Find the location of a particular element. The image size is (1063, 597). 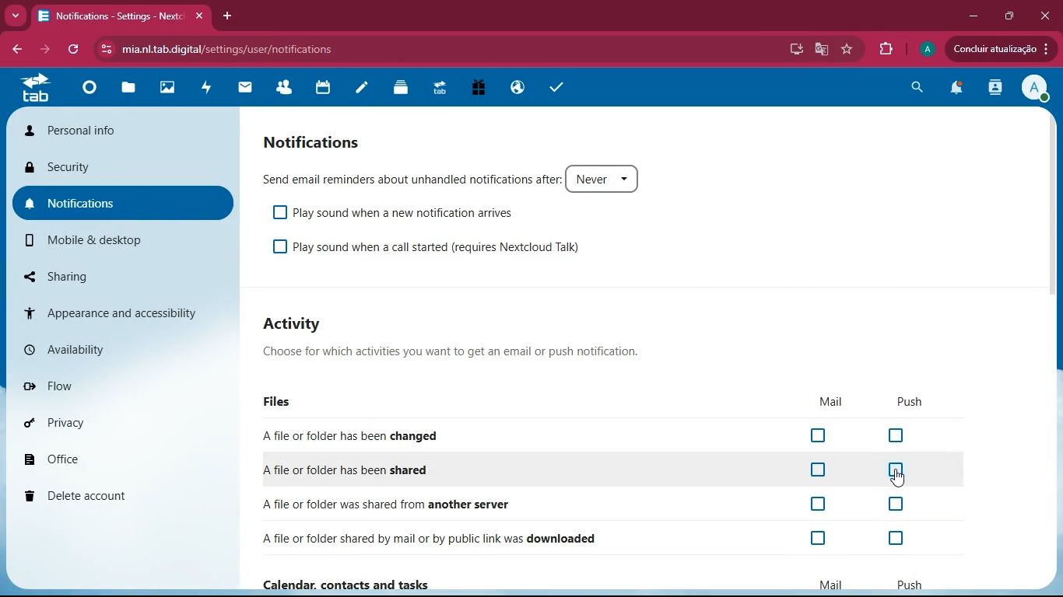

files is located at coordinates (283, 403).